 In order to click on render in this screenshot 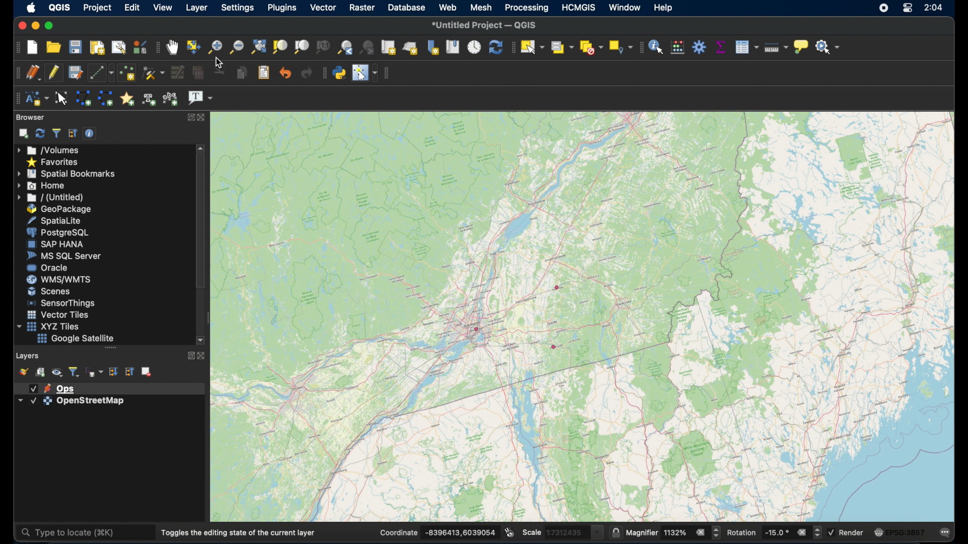, I will do `click(848, 531)`.